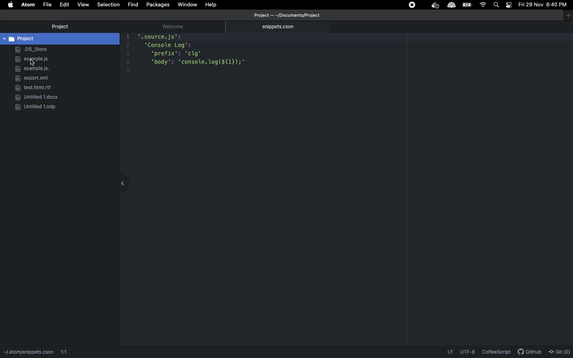 The height and width of the screenshot is (358, 573). Describe the element at coordinates (435, 6) in the screenshot. I see `extension` at that location.